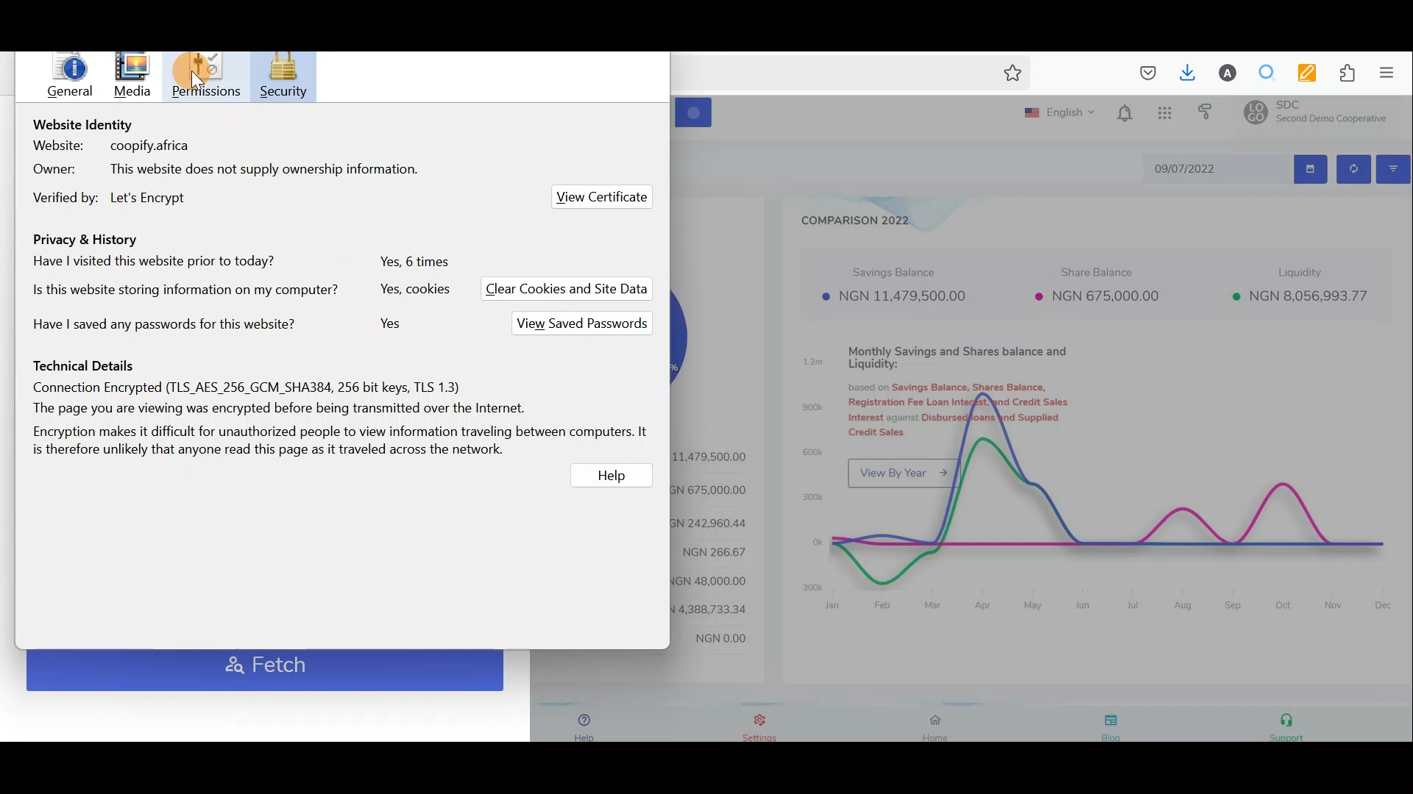  I want to click on General, so click(74, 79).